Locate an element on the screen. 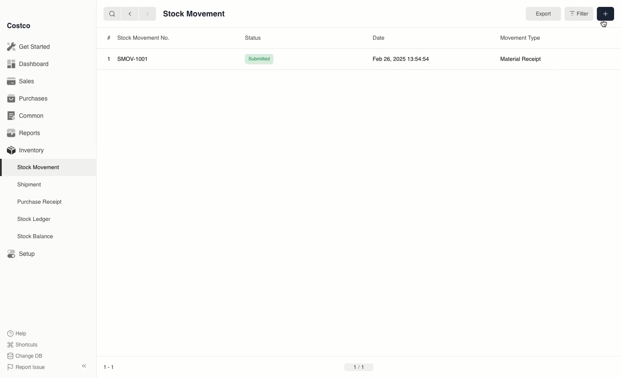 This screenshot has height=378, width=621. Report Issue is located at coordinates (27, 367).